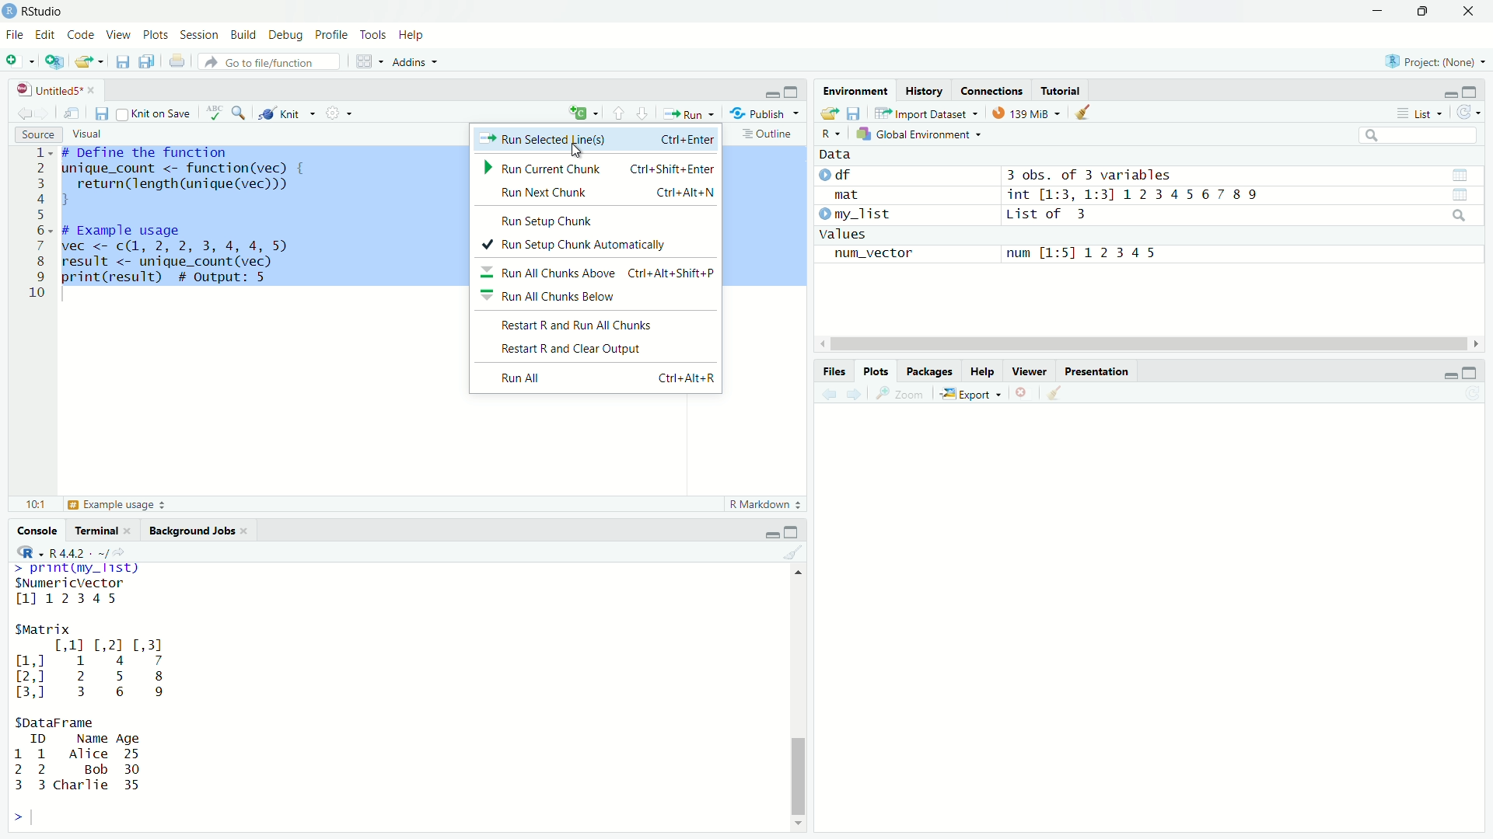 This screenshot has width=1493, height=839. I want to click on Background, so click(194, 531).